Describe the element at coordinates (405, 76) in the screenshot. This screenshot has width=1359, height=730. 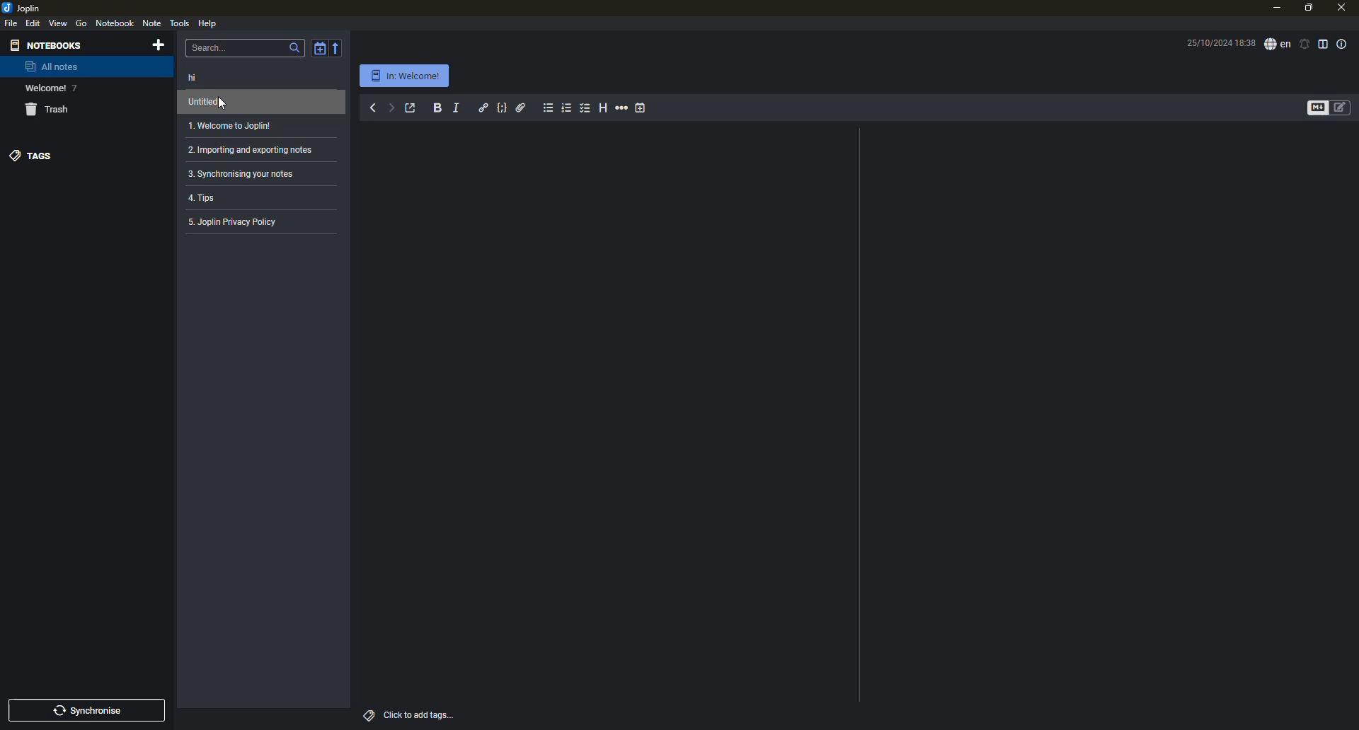
I see `In: Welcome!` at that location.